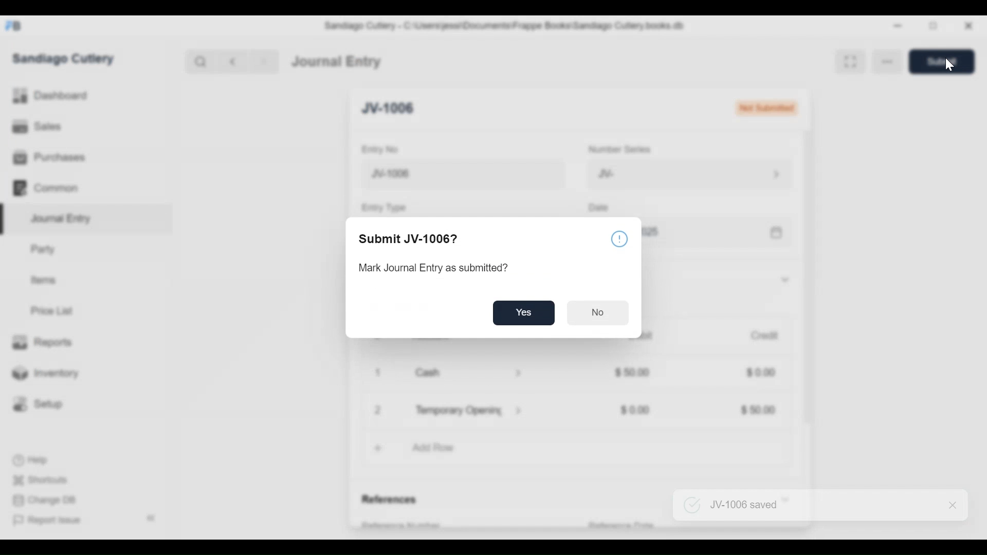  Describe the element at coordinates (411, 240) in the screenshot. I see `Submit JV-1006?` at that location.